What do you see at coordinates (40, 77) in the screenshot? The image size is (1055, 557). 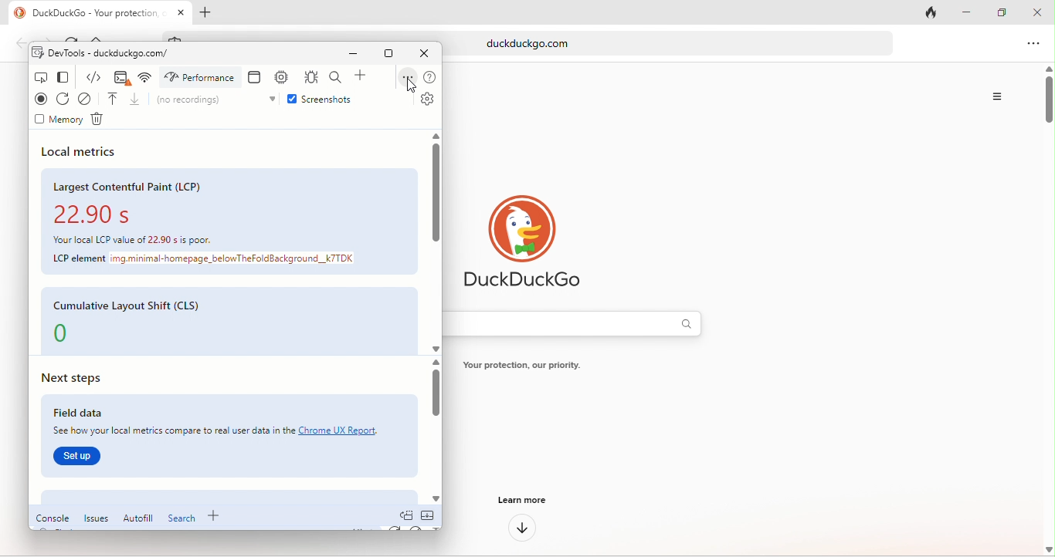 I see `inspect` at bounding box center [40, 77].